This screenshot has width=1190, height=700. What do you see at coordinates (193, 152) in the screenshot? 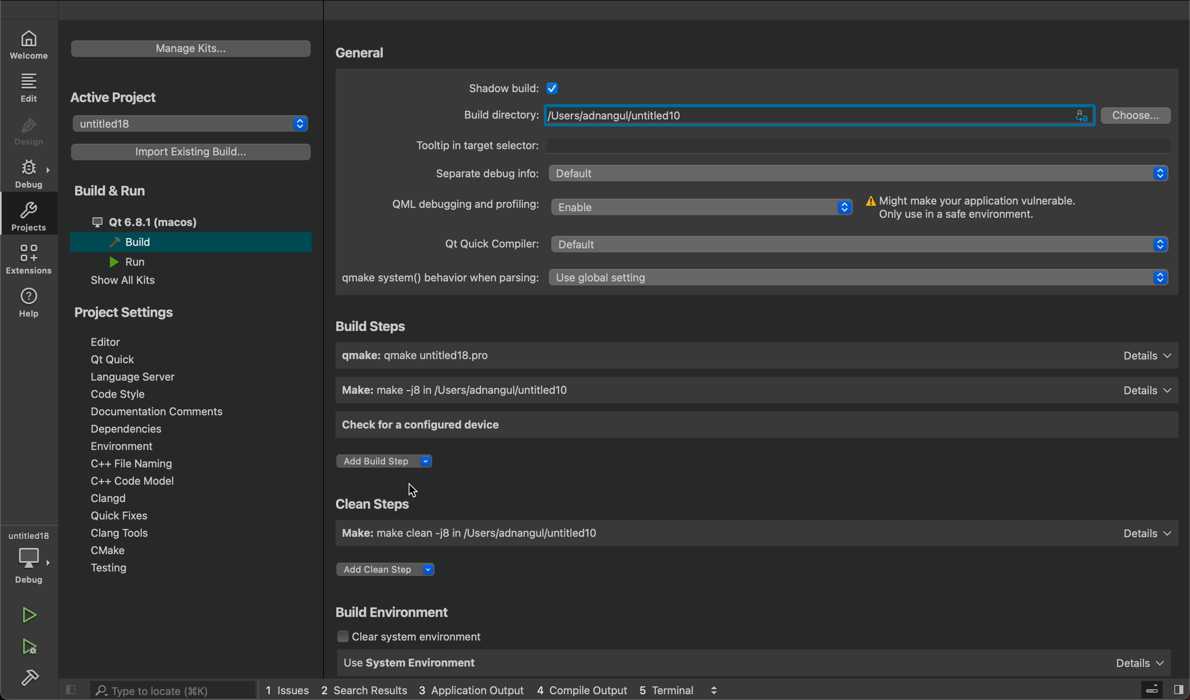
I see `Import Existing Build...` at bounding box center [193, 152].